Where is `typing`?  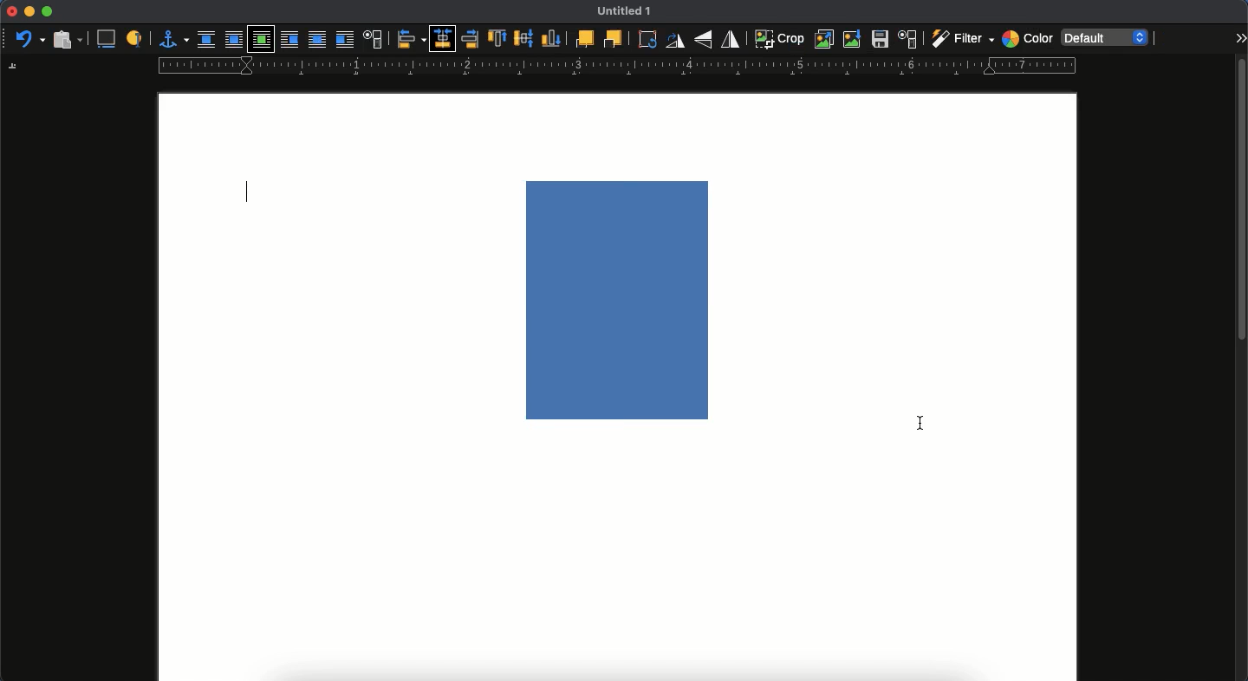 typing is located at coordinates (248, 191).